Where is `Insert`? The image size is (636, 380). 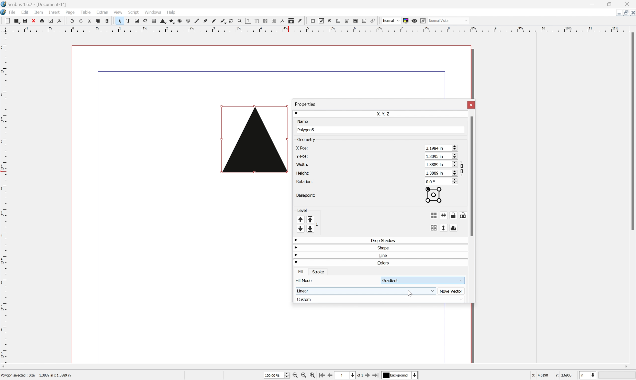 Insert is located at coordinates (54, 12).